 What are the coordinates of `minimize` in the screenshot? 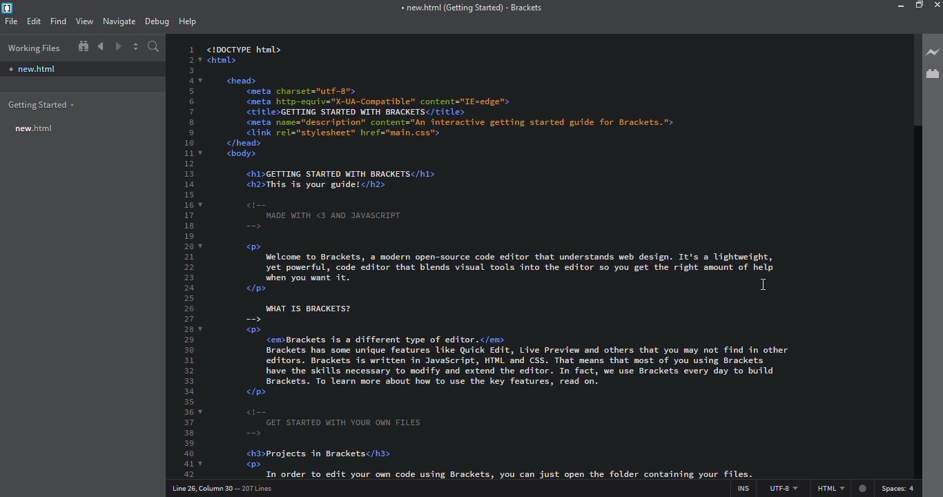 It's located at (889, 6).